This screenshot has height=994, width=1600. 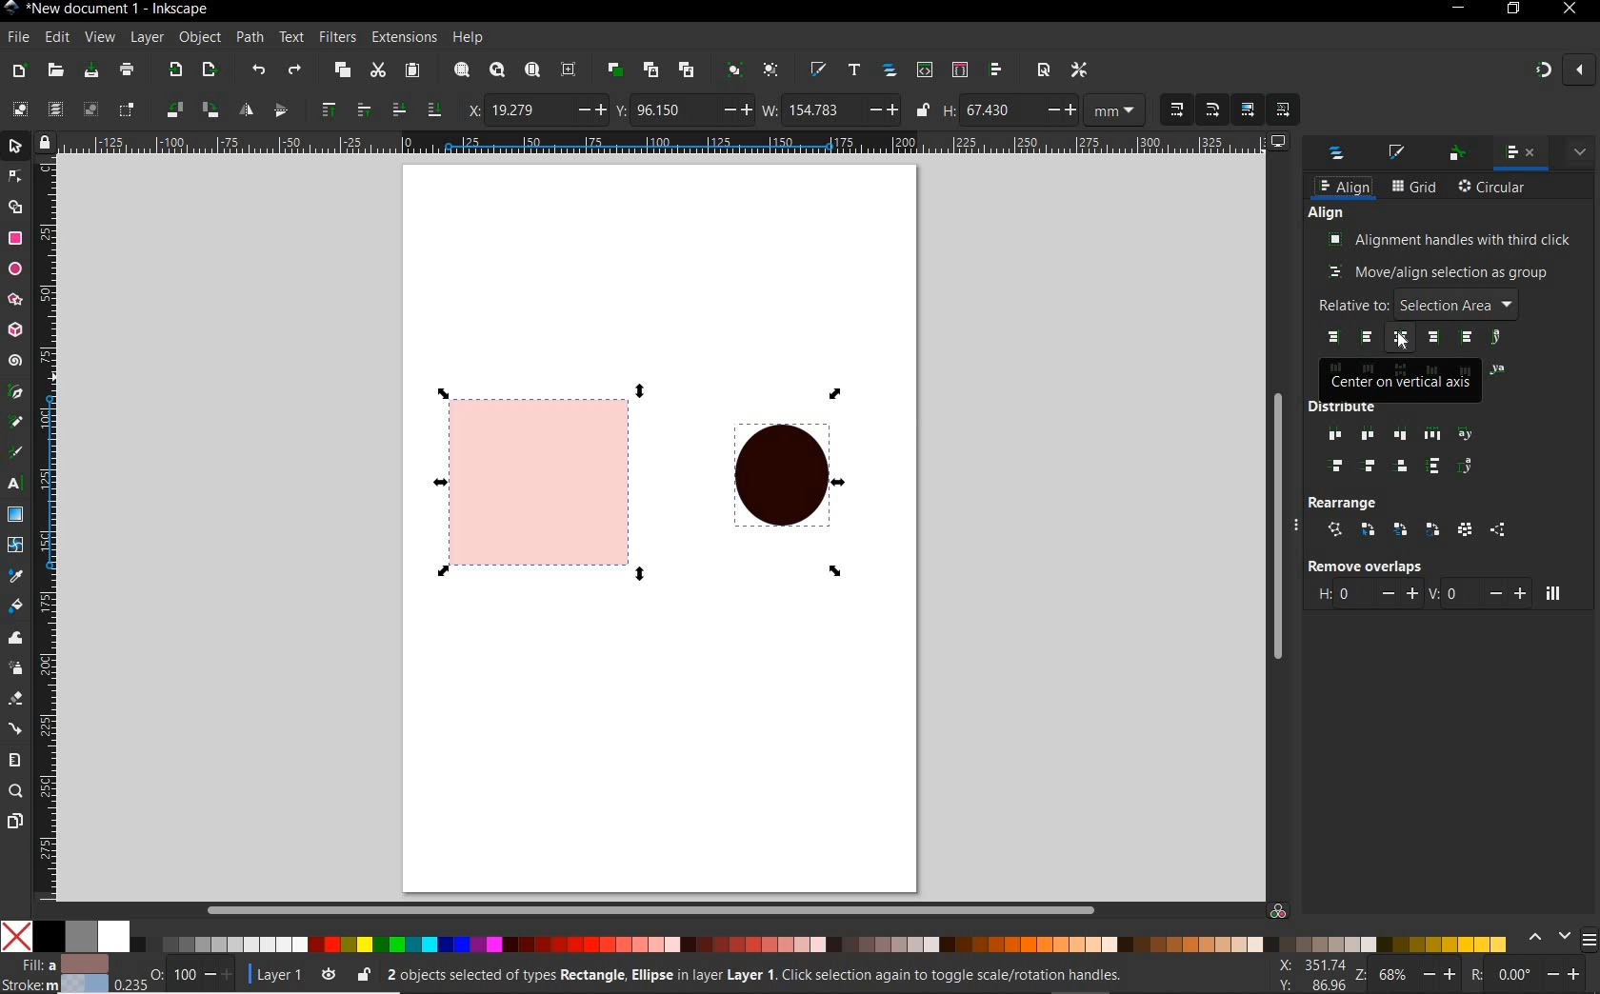 I want to click on EXCHANGE AROUND CENTER, so click(x=1433, y=529).